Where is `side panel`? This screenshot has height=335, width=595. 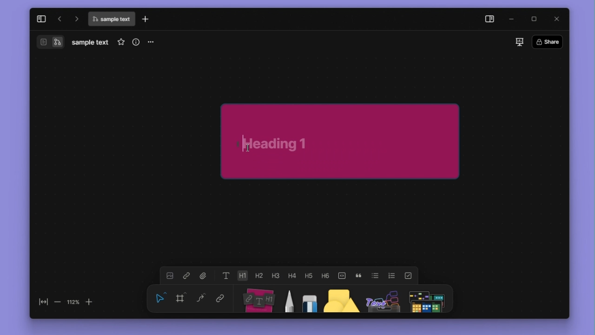 side panel is located at coordinates (490, 20).